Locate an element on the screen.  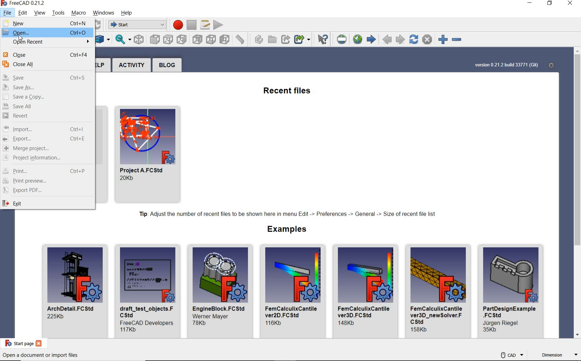
REFRESH WEBPAGE is located at coordinates (413, 39).